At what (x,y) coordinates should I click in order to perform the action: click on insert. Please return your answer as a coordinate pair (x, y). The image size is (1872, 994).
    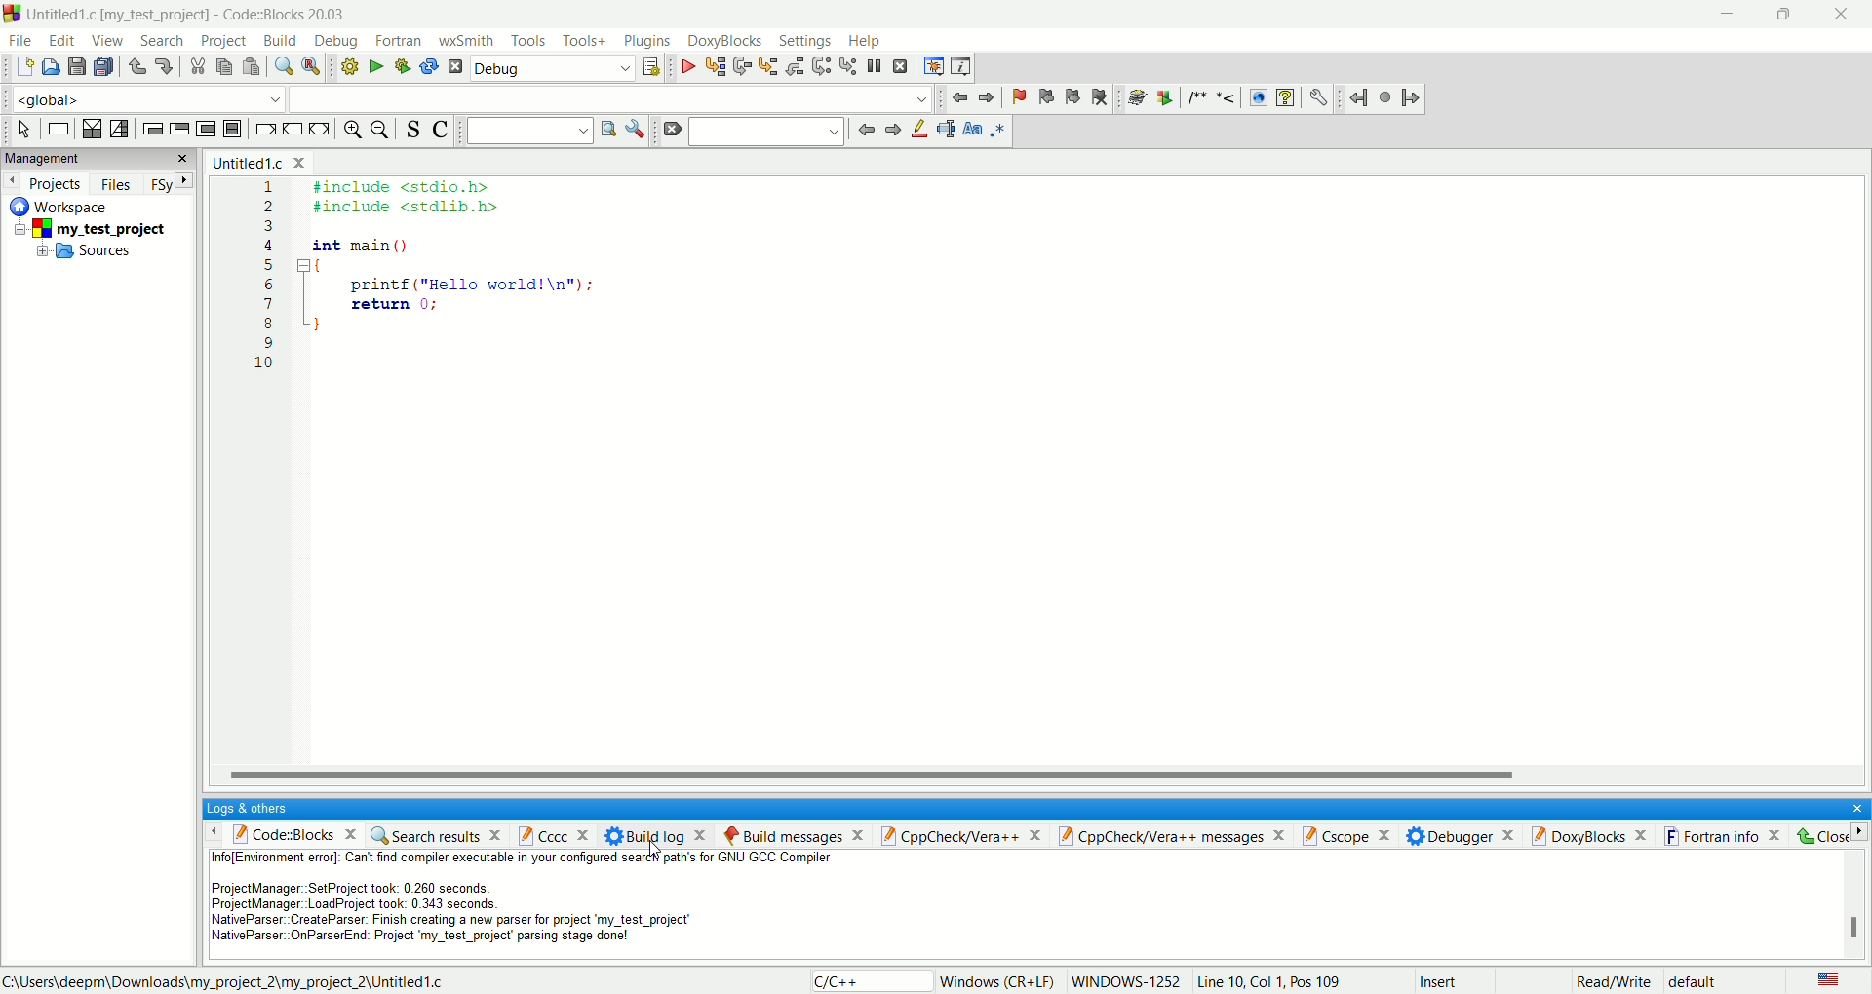
    Looking at the image, I should click on (1437, 979).